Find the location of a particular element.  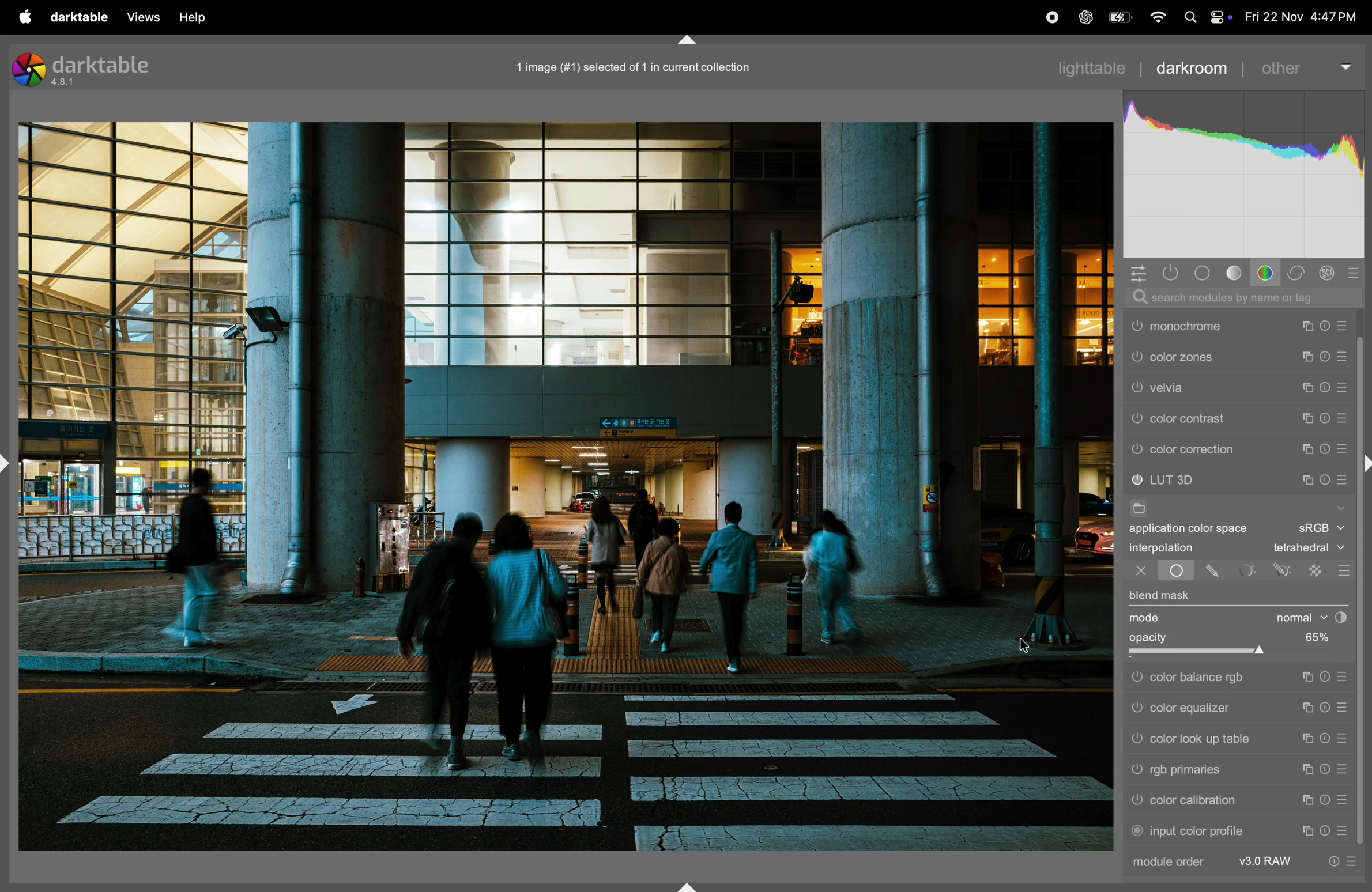

presets is located at coordinates (1341, 800).